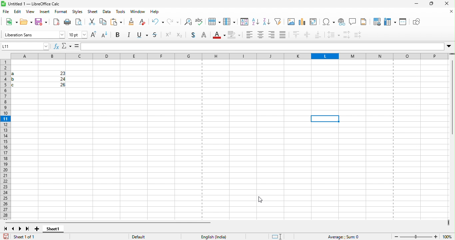 The image size is (455, 240). Describe the element at coordinates (61, 13) in the screenshot. I see `format` at that location.